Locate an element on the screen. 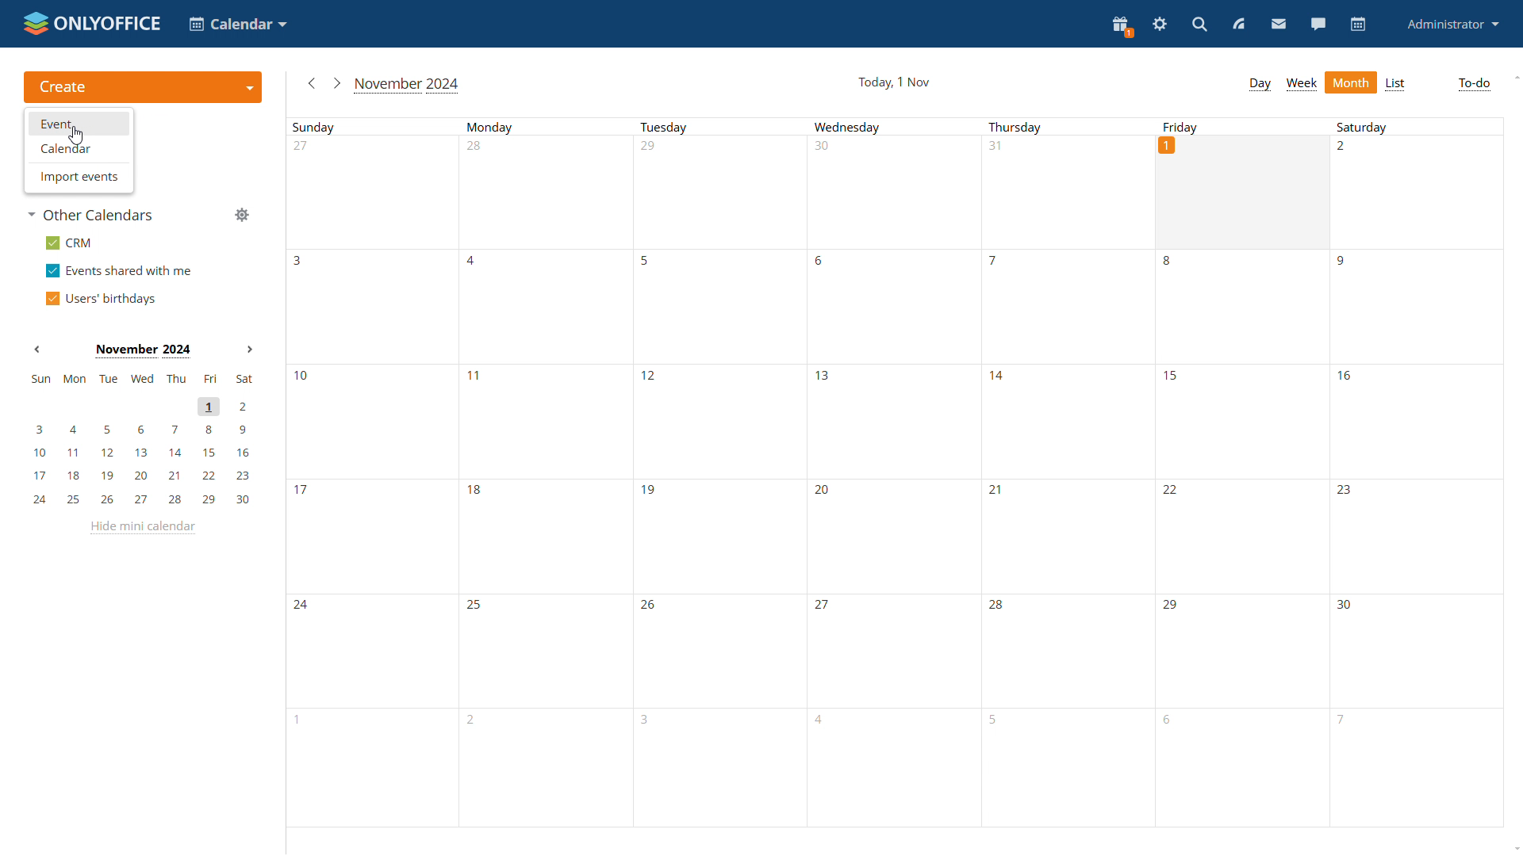 This screenshot has width=1523, height=856. search is located at coordinates (1201, 24).